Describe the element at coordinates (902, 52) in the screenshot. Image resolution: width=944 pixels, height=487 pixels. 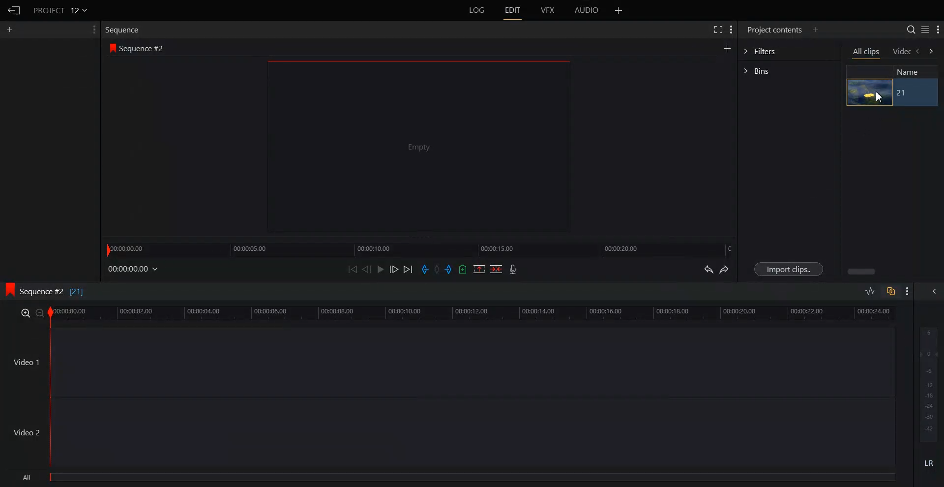
I see `Video` at that location.